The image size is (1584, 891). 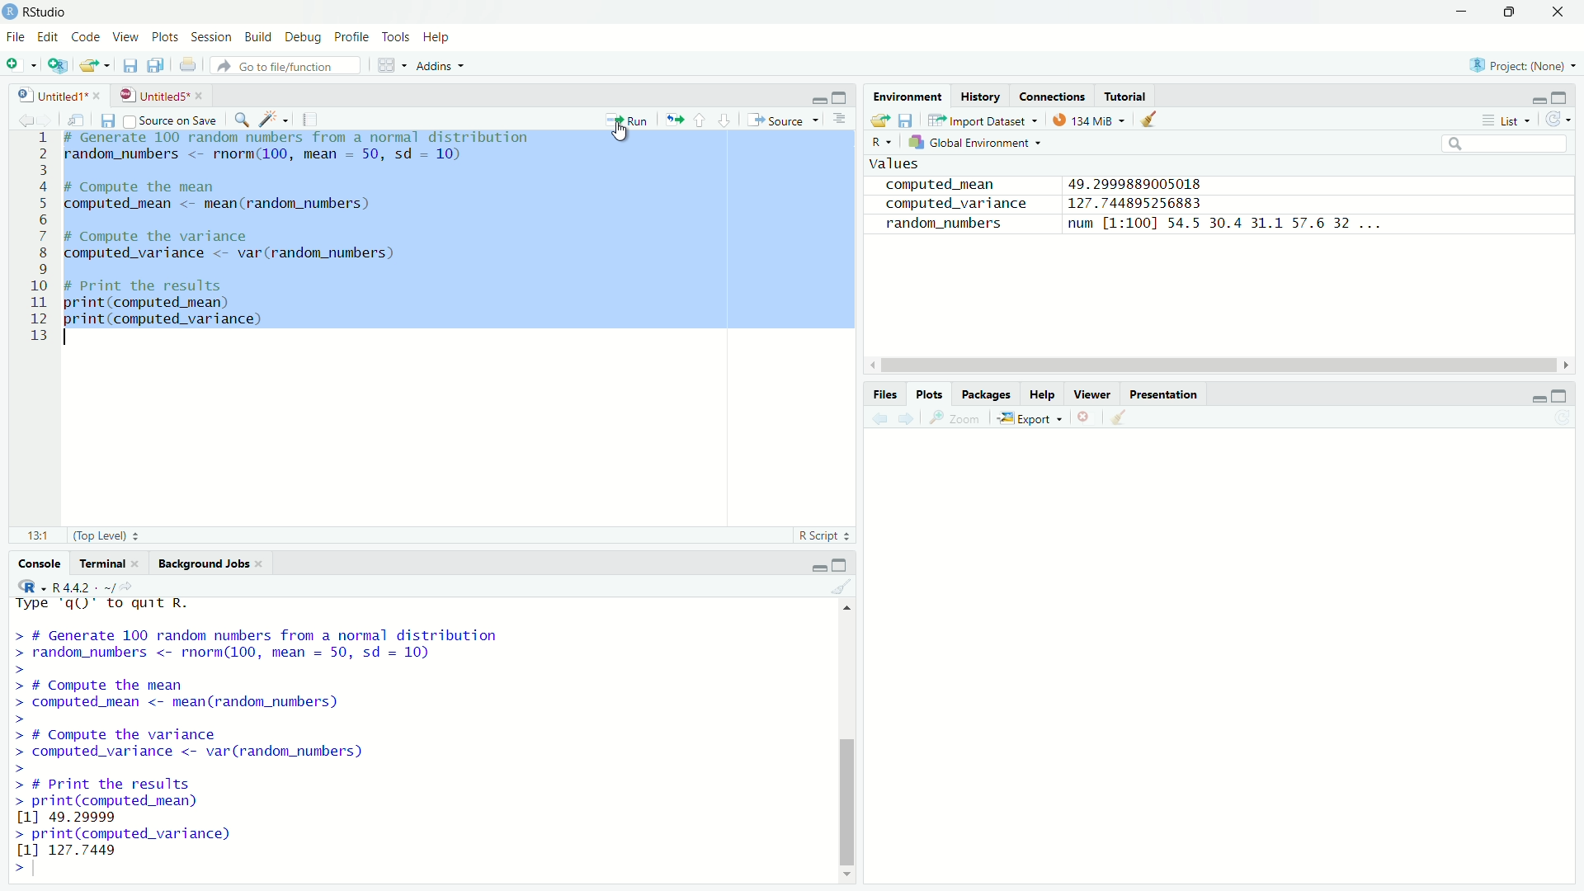 I want to click on RStudio, so click(x=49, y=11).